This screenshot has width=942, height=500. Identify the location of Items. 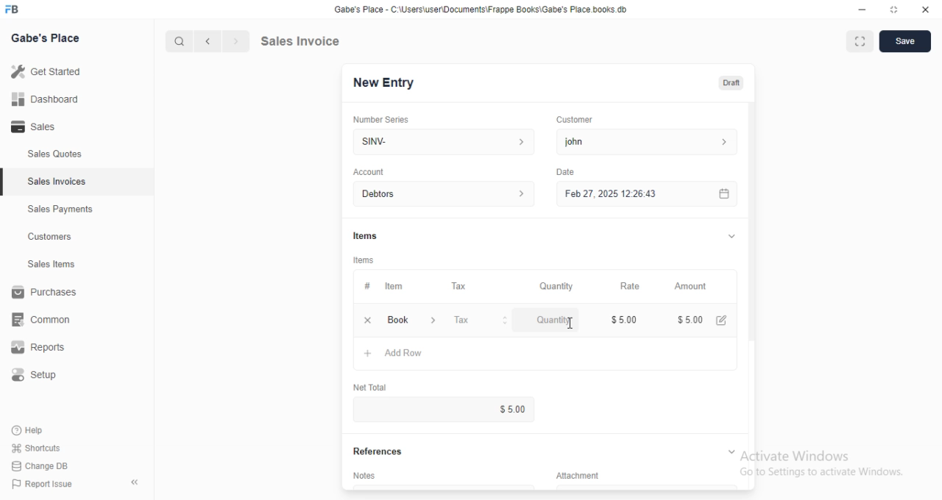
(365, 259).